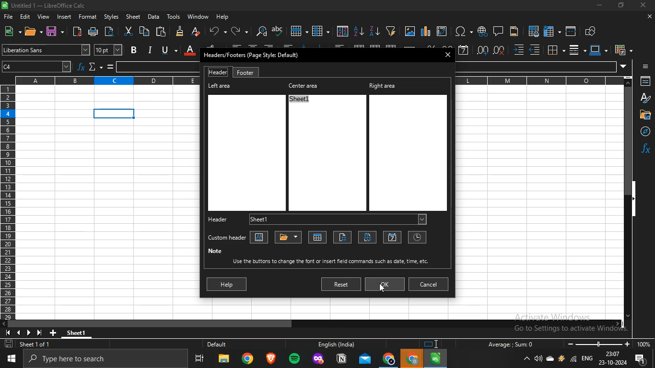 The height and width of the screenshot is (368, 655). What do you see at coordinates (340, 285) in the screenshot?
I see `reset` at bounding box center [340, 285].